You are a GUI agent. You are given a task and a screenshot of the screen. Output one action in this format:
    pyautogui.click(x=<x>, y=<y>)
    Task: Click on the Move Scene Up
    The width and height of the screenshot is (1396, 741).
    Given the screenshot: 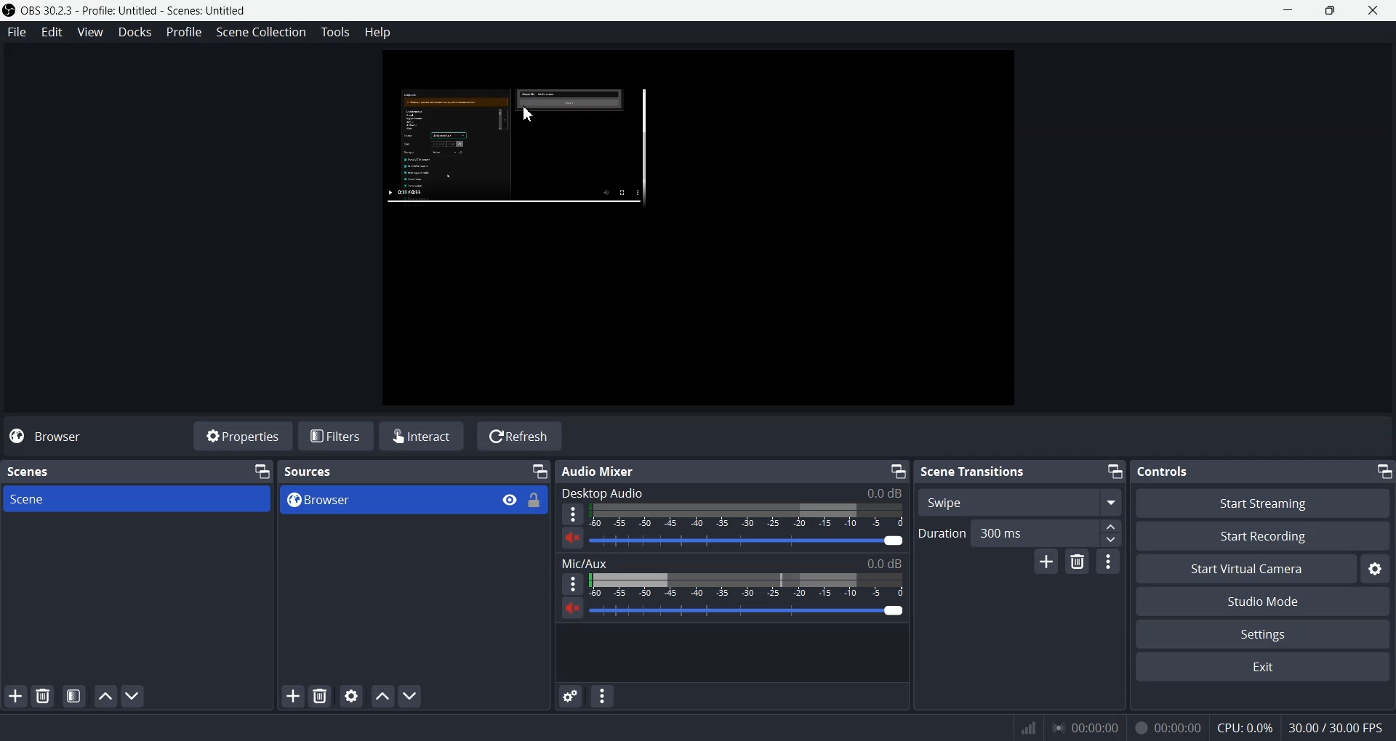 What is the action you would take?
    pyautogui.click(x=383, y=695)
    